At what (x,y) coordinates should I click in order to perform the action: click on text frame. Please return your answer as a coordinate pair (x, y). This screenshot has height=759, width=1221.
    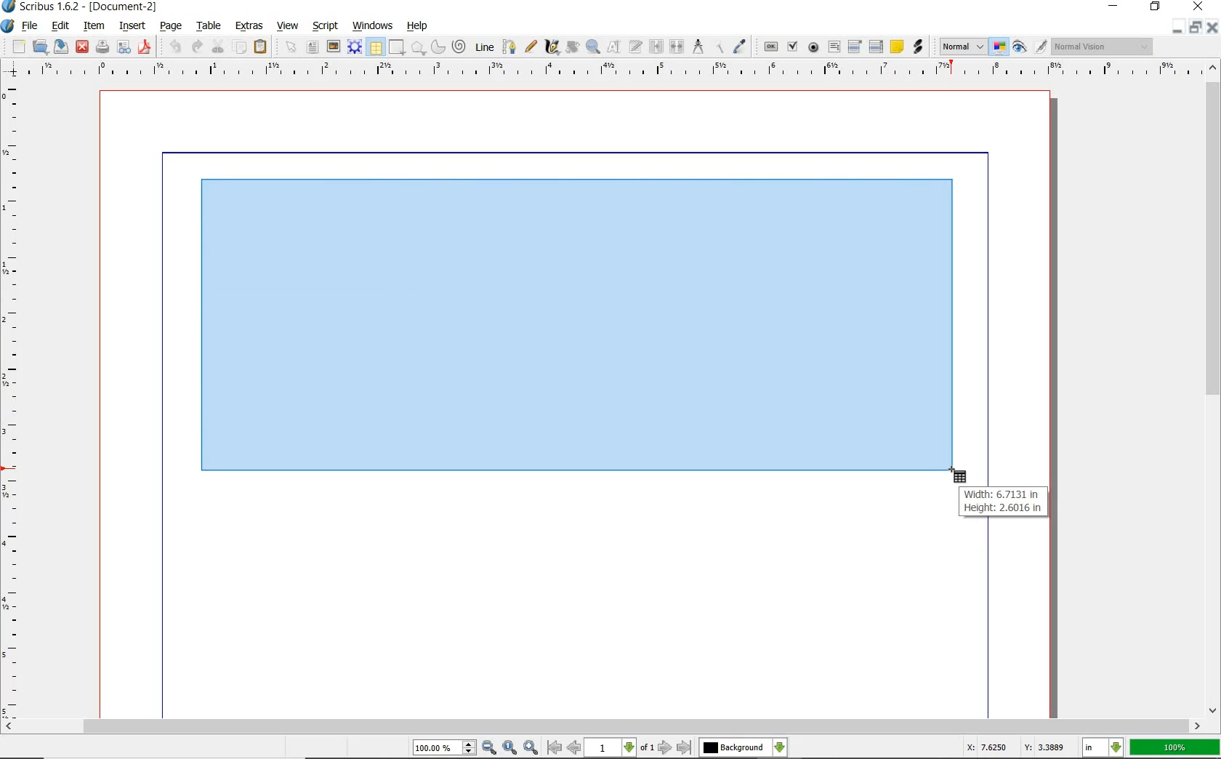
    Looking at the image, I should click on (313, 47).